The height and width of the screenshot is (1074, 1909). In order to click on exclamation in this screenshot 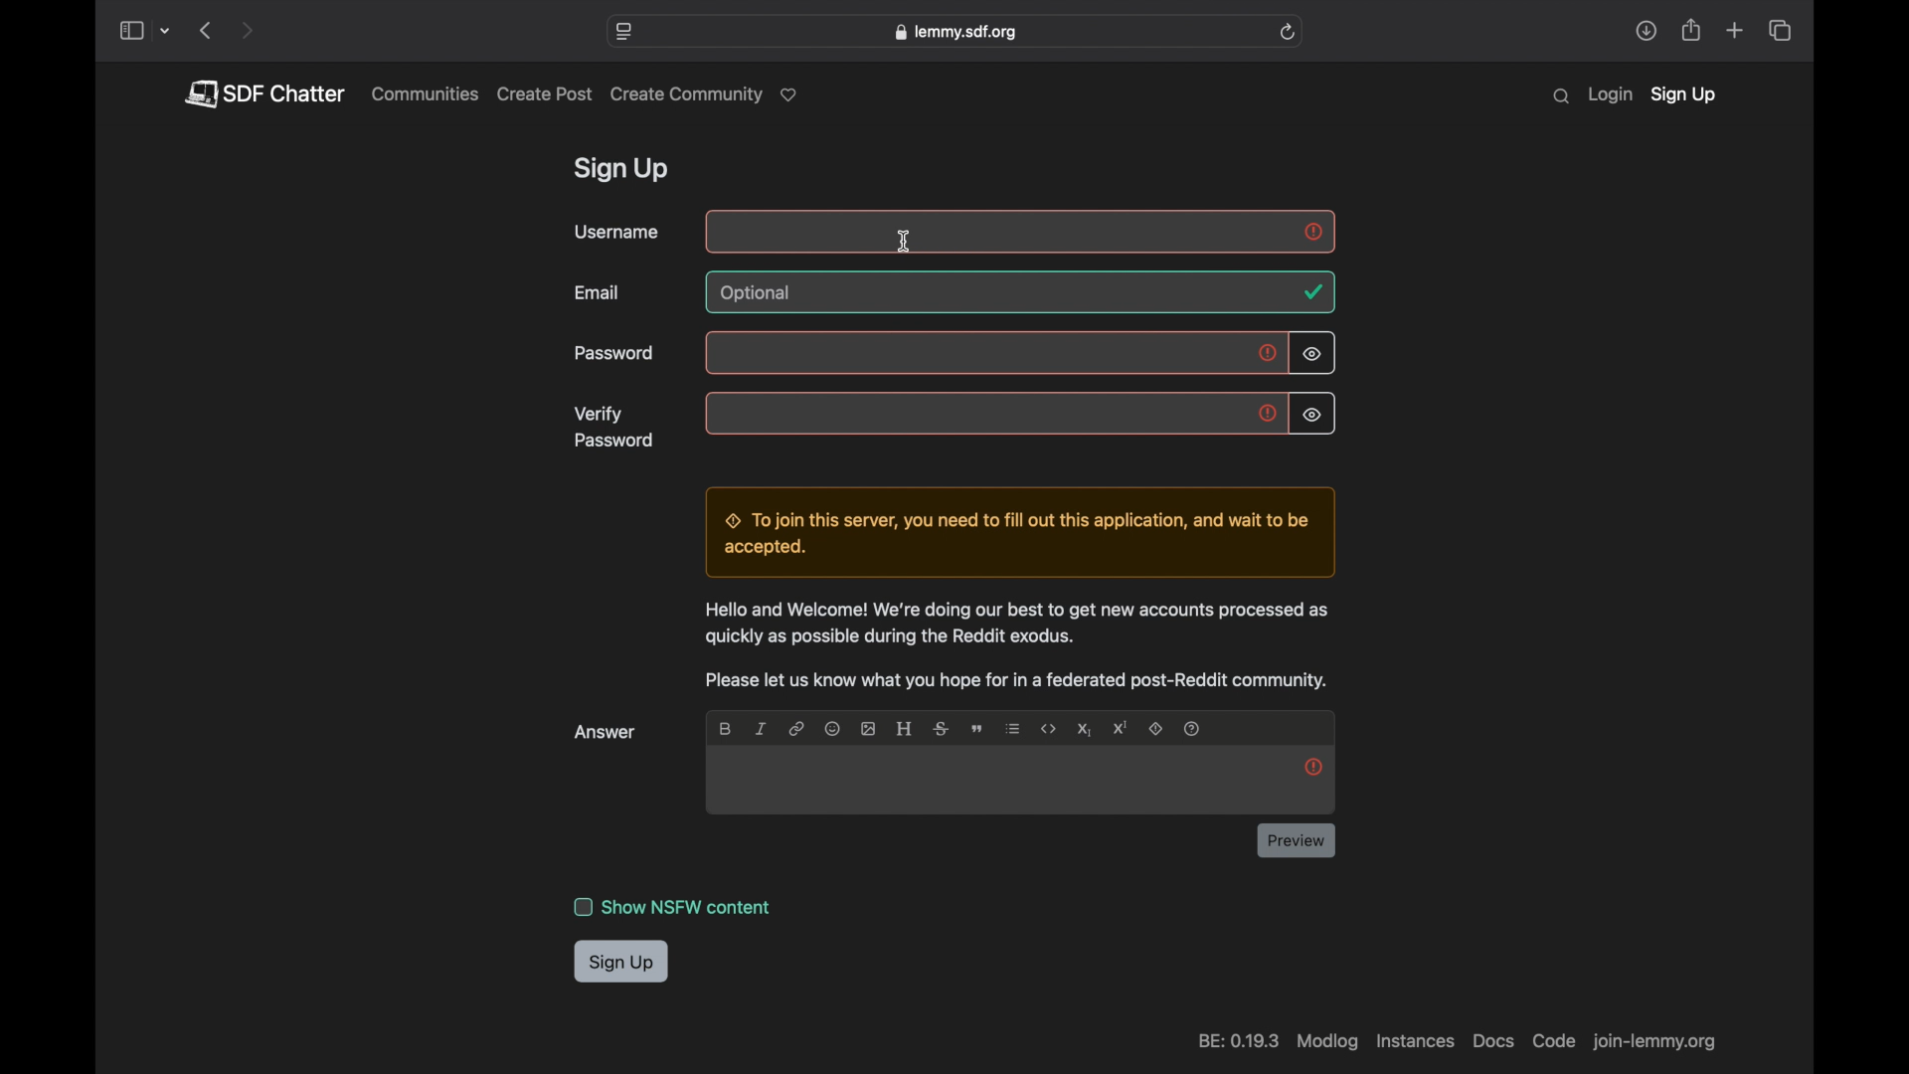, I will do `click(1269, 415)`.